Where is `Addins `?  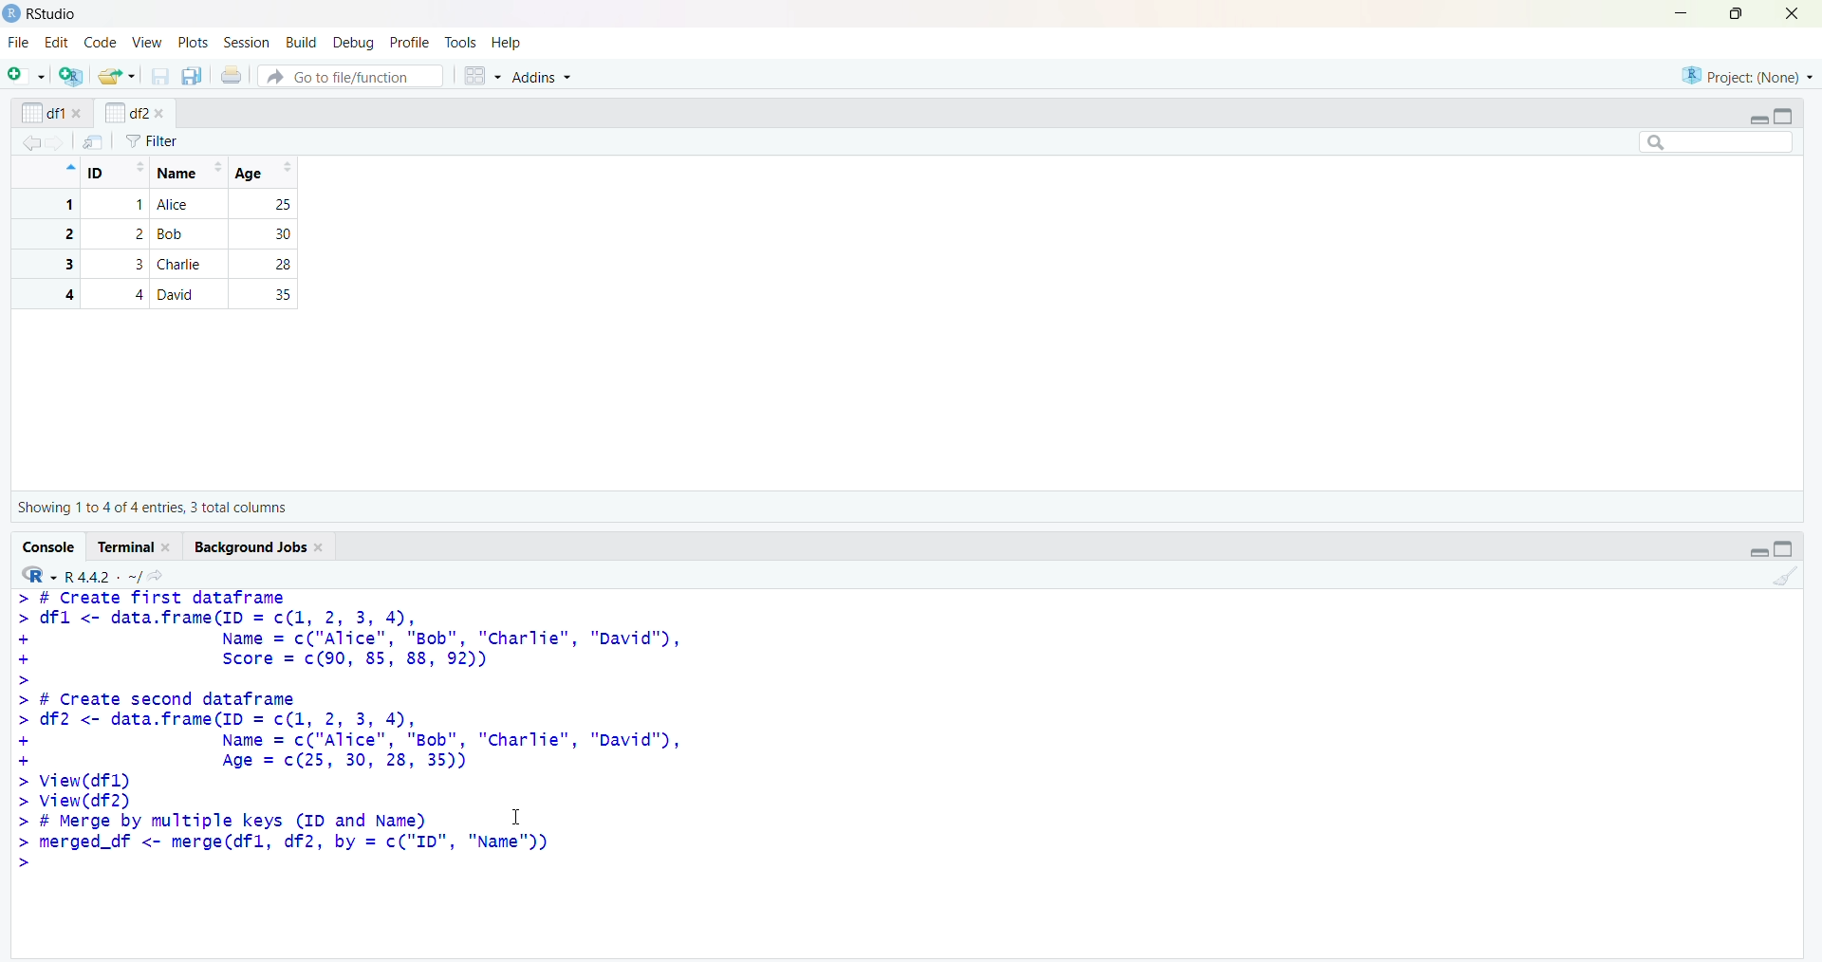
Addins  is located at coordinates (540, 76).